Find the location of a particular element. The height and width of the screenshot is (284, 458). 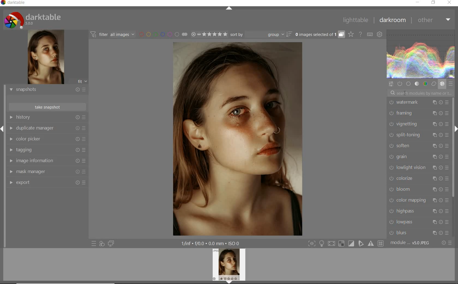

change overlays shown on thumbnails is located at coordinates (351, 35).